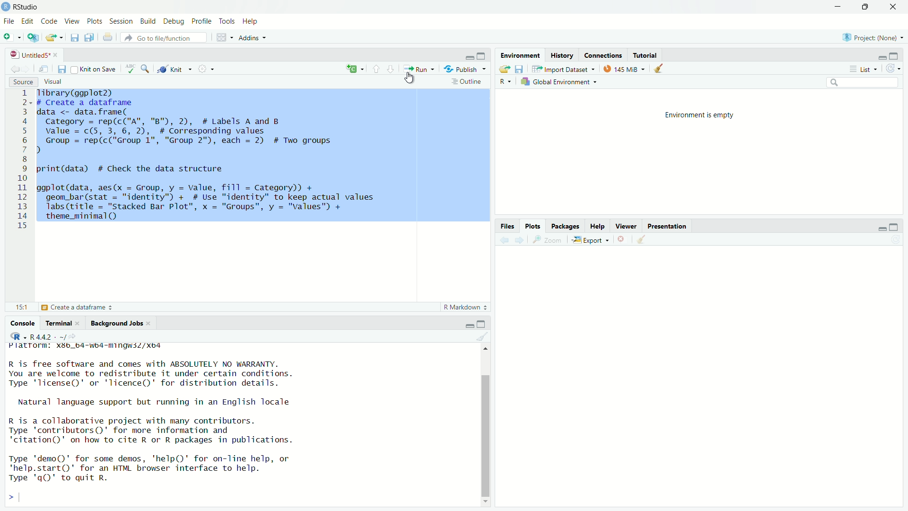  I want to click on R Markdown 2, so click(464, 308).